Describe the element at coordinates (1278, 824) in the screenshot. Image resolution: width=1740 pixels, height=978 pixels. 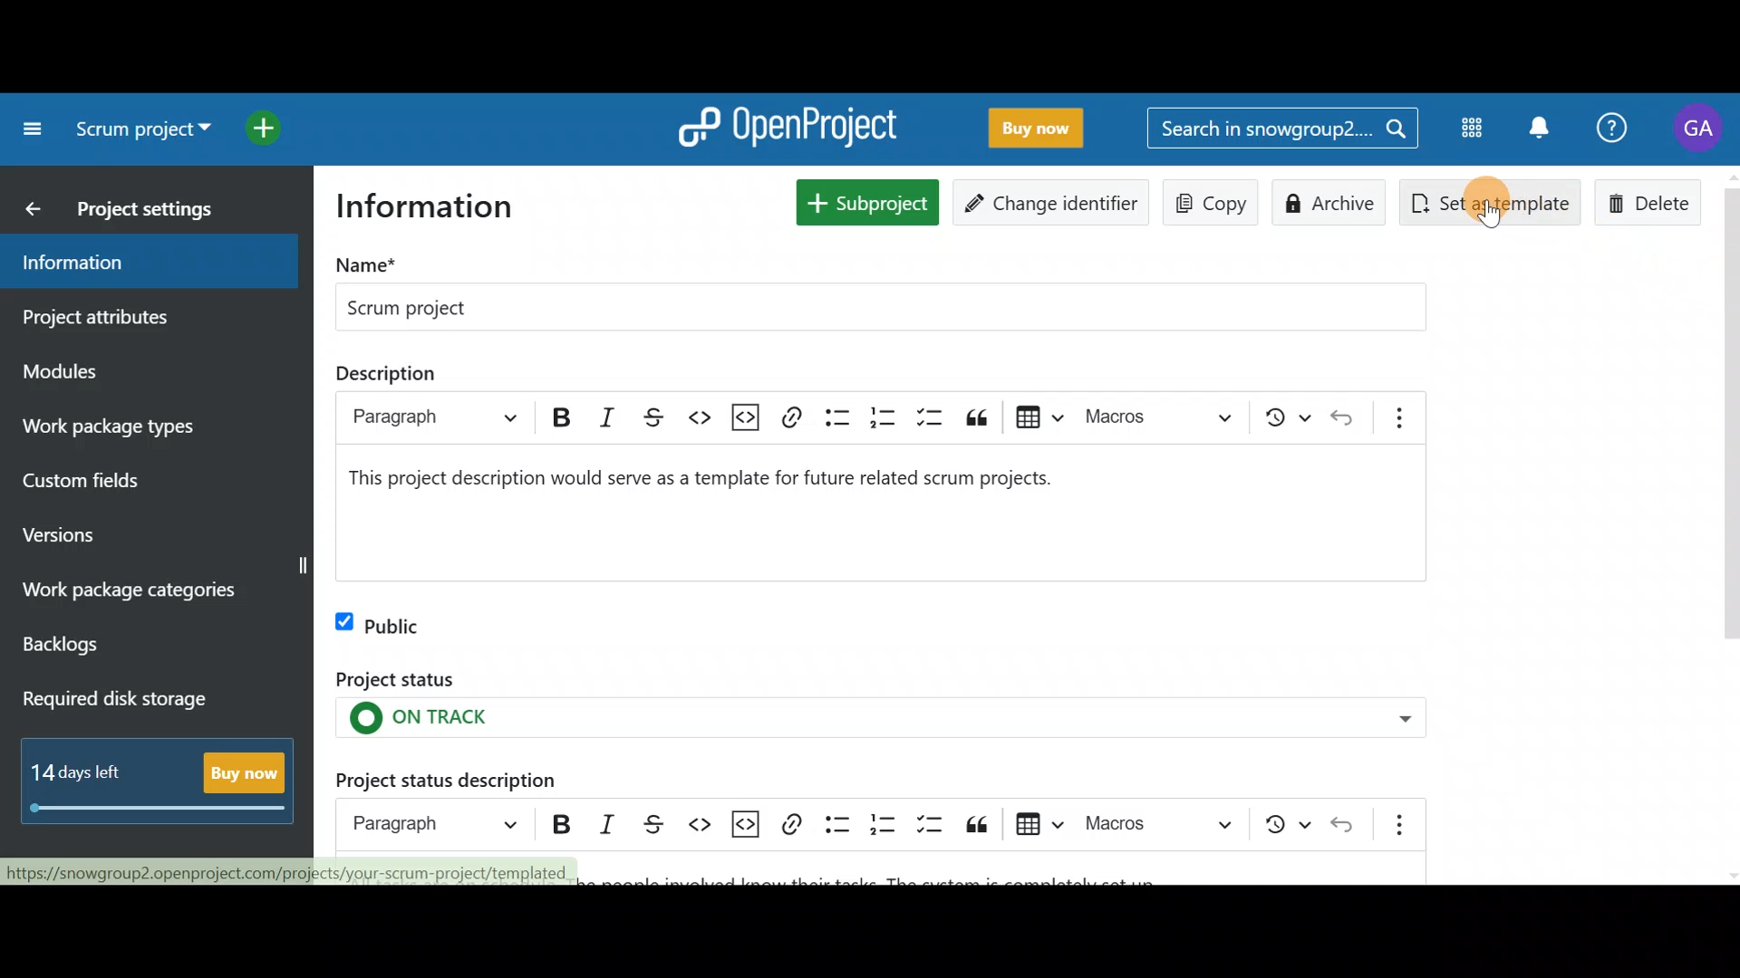
I see `Show local modifications` at that location.